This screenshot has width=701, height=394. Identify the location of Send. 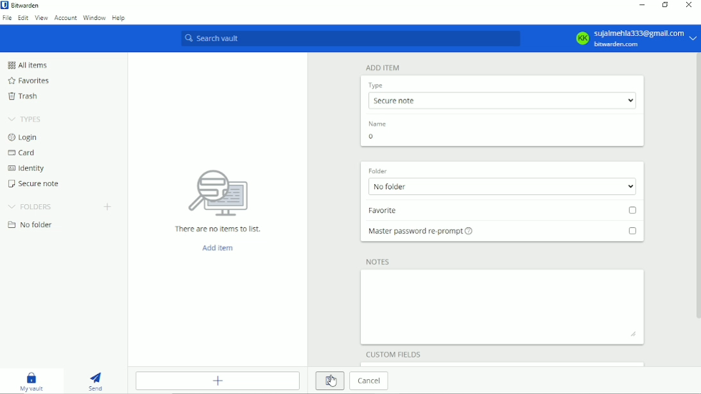
(96, 381).